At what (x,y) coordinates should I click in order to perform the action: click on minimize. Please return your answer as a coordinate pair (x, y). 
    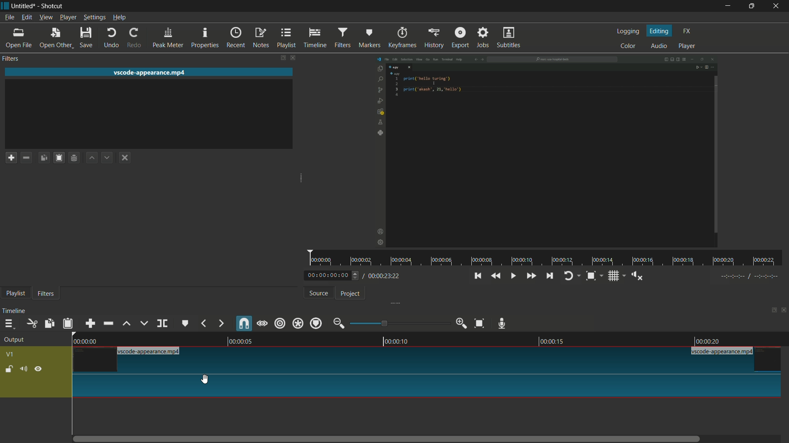
    Looking at the image, I should click on (728, 6).